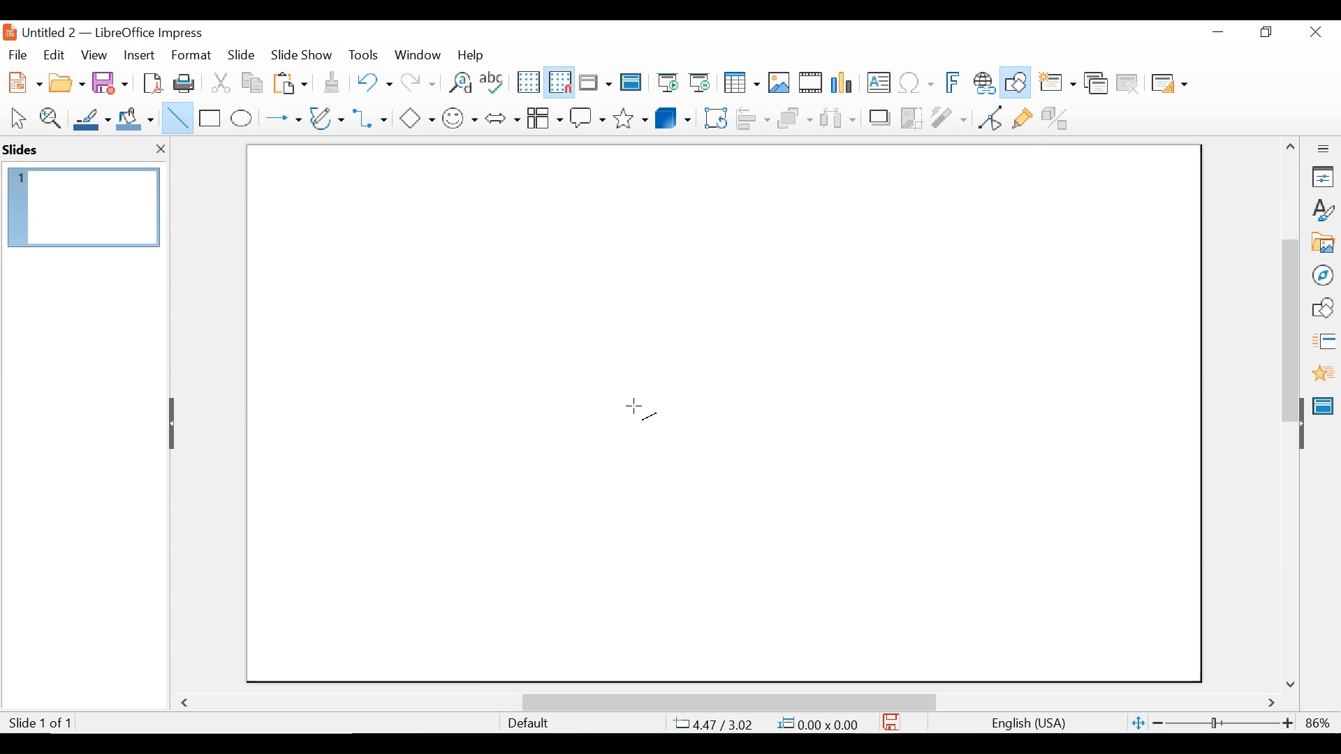 The width and height of the screenshot is (1341, 754). I want to click on Insert Chart, so click(844, 84).